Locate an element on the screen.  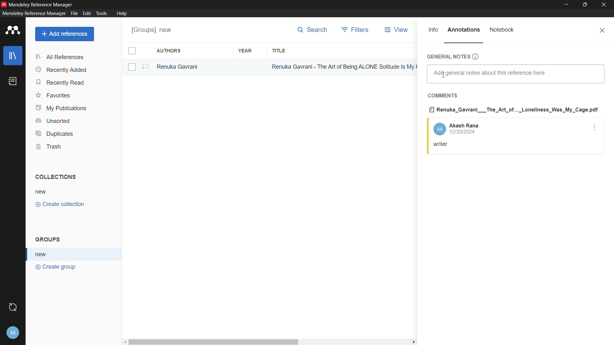
note is located at coordinates (441, 144).